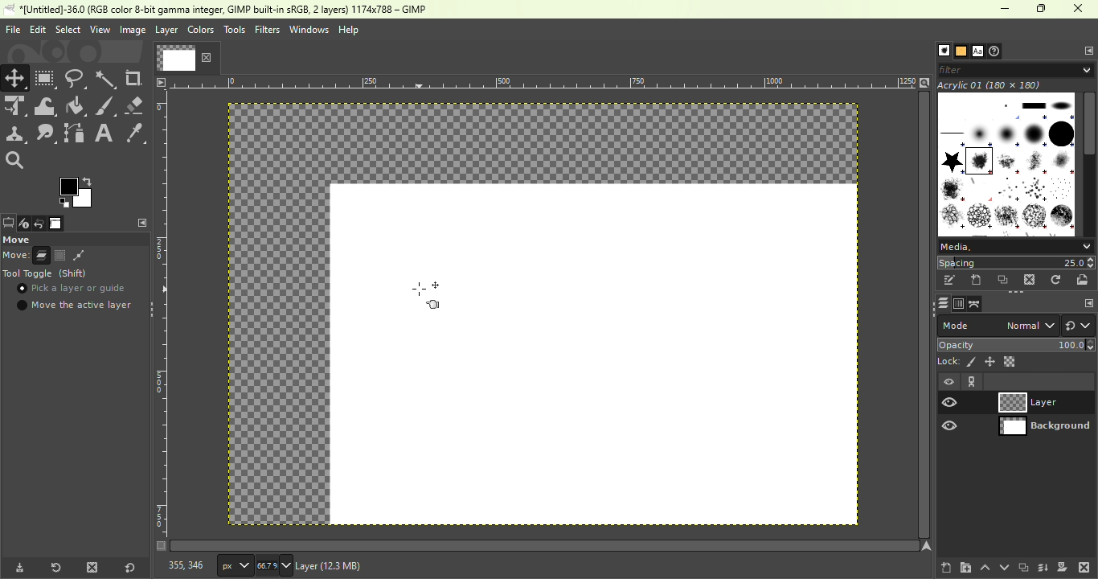 The image size is (1098, 579). What do you see at coordinates (1084, 302) in the screenshot?
I see `Configure this tab` at bounding box center [1084, 302].